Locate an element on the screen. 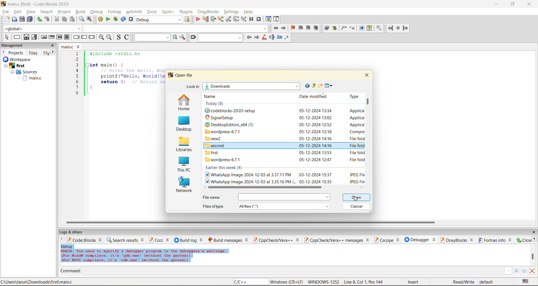  next is located at coordinates (256, 37).